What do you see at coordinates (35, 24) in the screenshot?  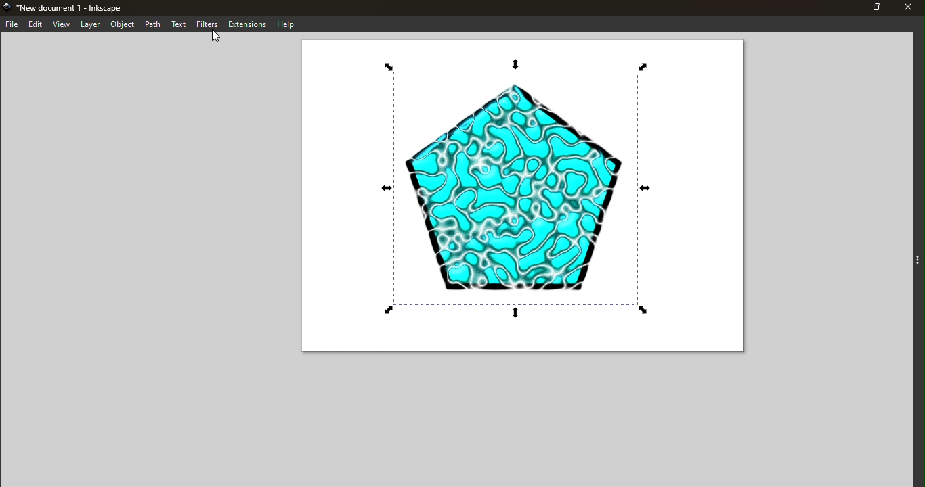 I see `Edit` at bounding box center [35, 24].